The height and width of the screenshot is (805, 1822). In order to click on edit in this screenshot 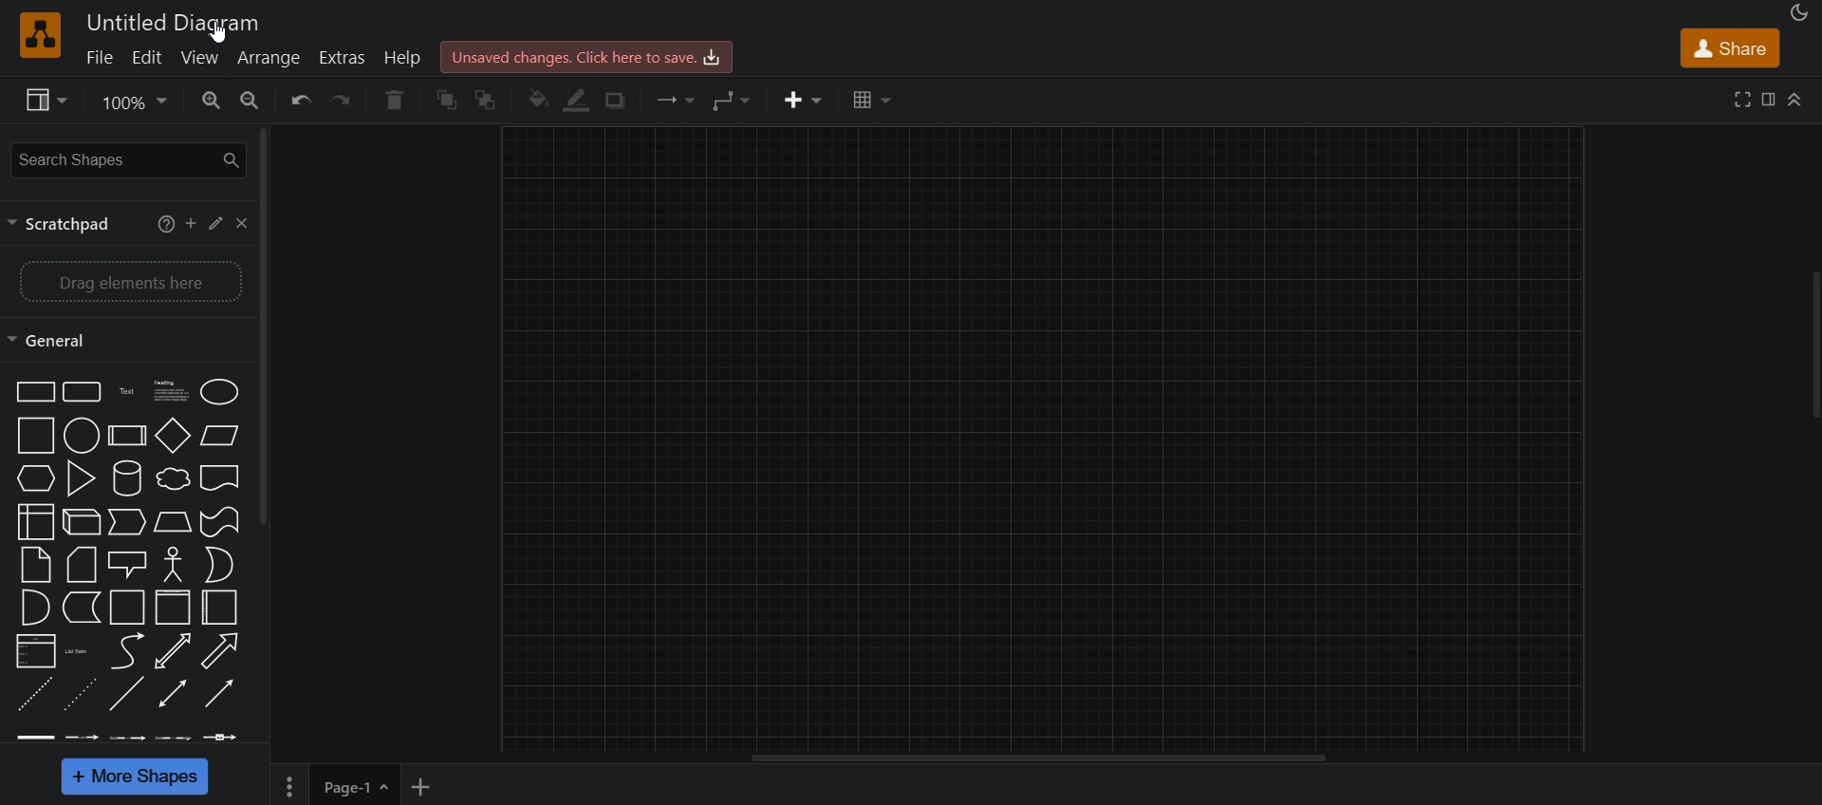, I will do `click(214, 222)`.